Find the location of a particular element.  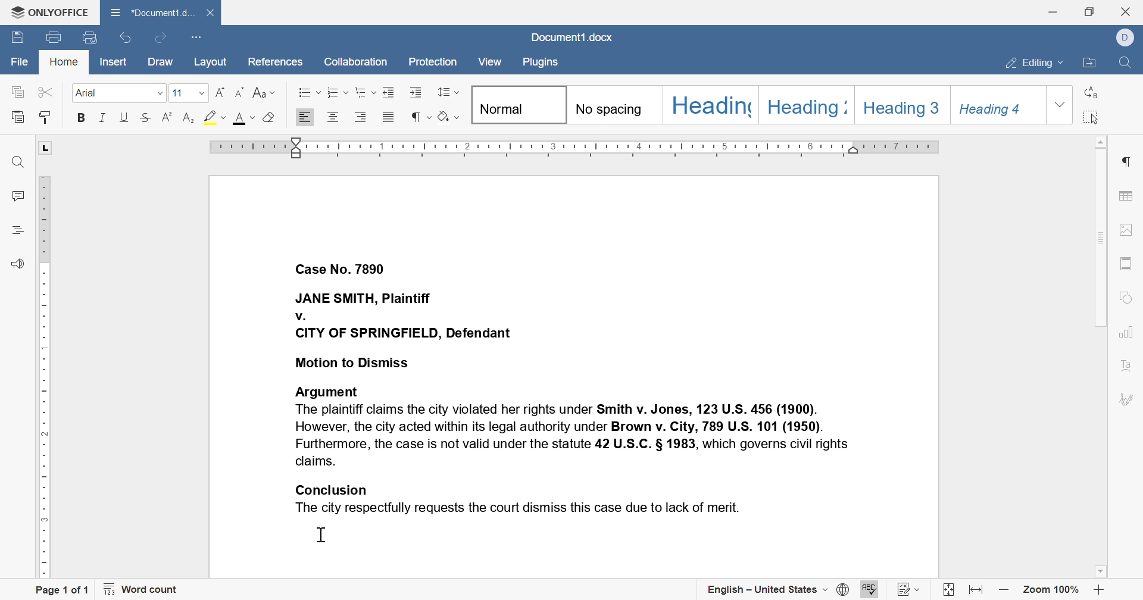

ONLYOFFICE is located at coordinates (48, 14).